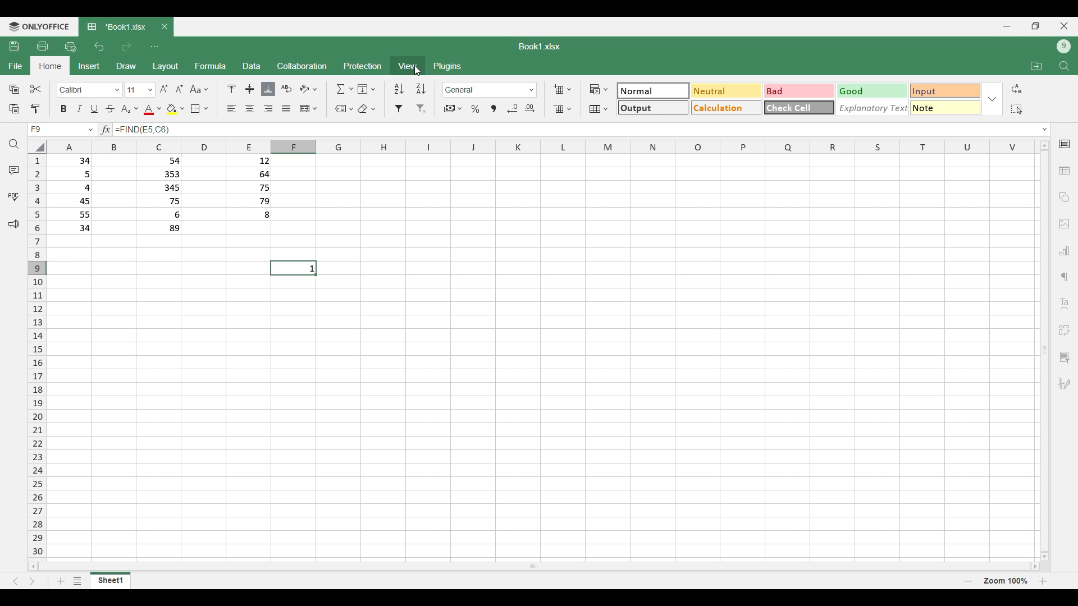 The height and width of the screenshot is (606, 1078). Describe the element at coordinates (531, 108) in the screenshot. I see `Increase decimal` at that location.